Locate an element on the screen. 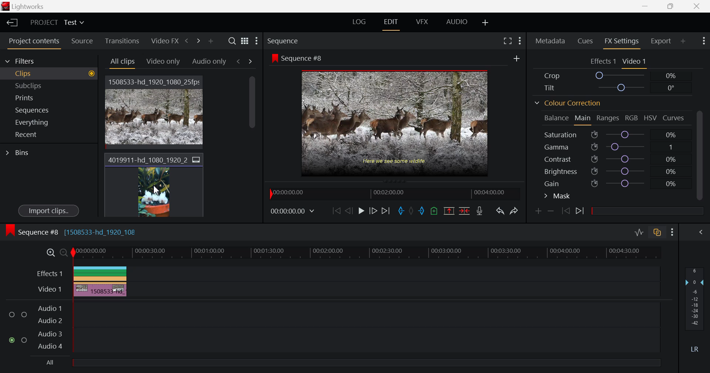 The height and width of the screenshot is (373, 710). Restore Down is located at coordinates (647, 6).